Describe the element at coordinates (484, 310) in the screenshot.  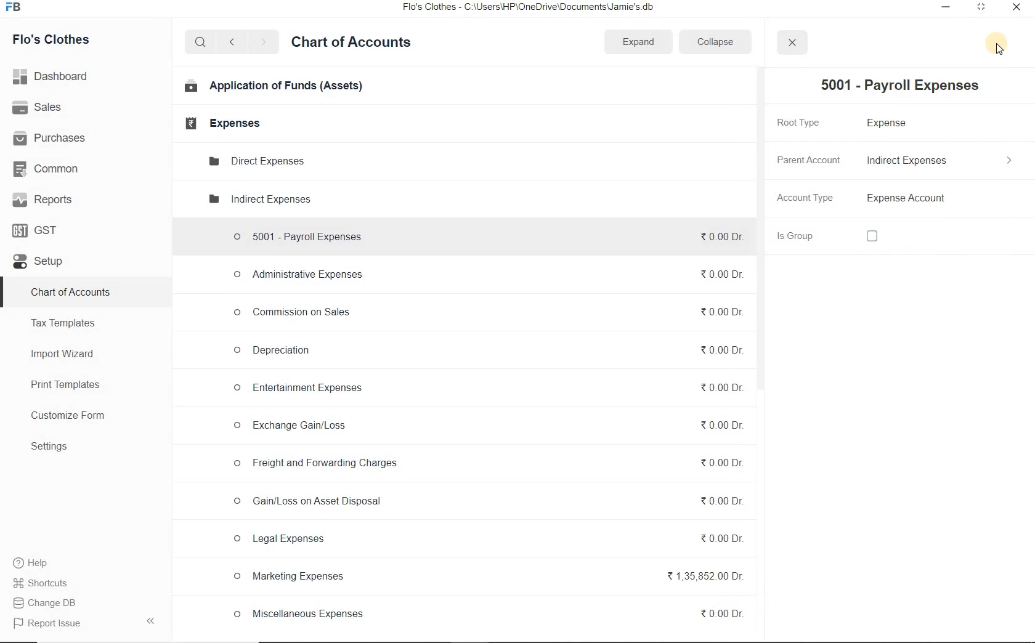
I see `oO Commission on Sales % 0.00 Dr.` at that location.